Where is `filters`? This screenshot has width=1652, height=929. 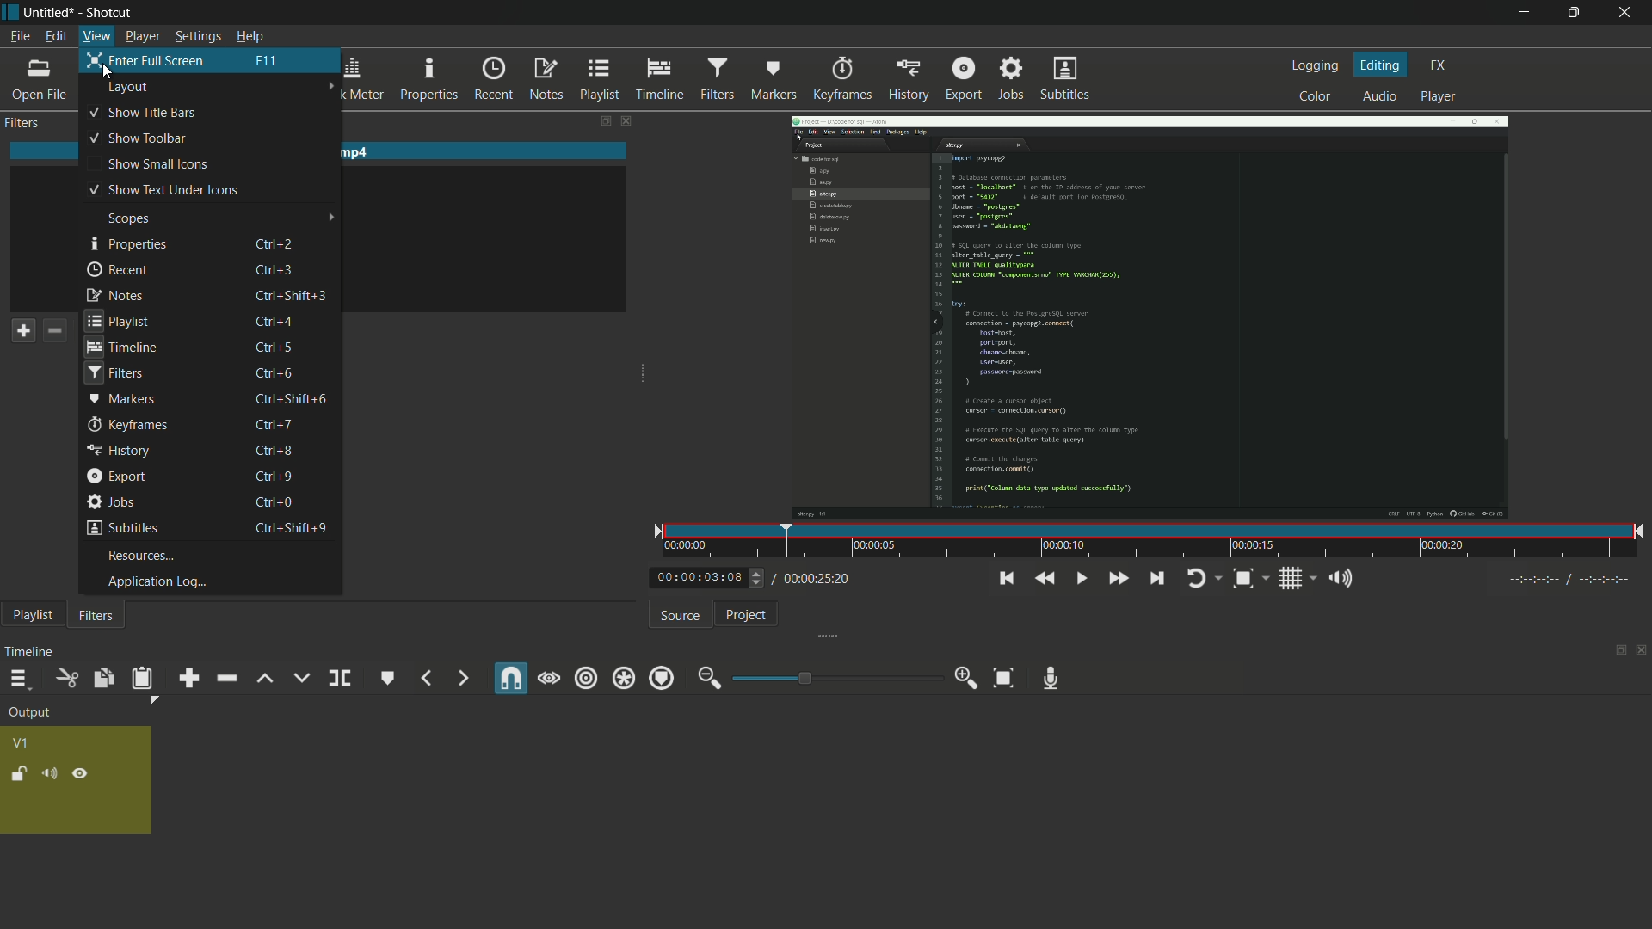
filters is located at coordinates (714, 77).